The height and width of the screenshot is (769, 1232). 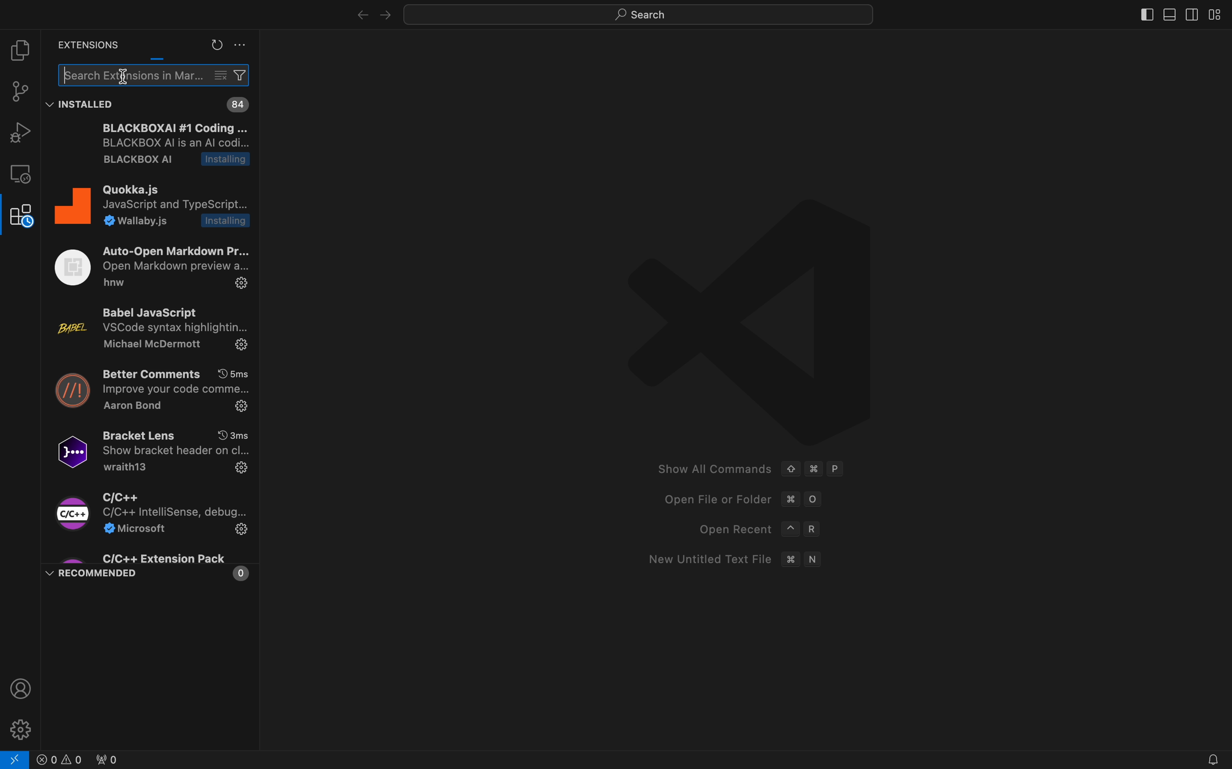 What do you see at coordinates (371, 15) in the screenshot?
I see `arrows` at bounding box center [371, 15].